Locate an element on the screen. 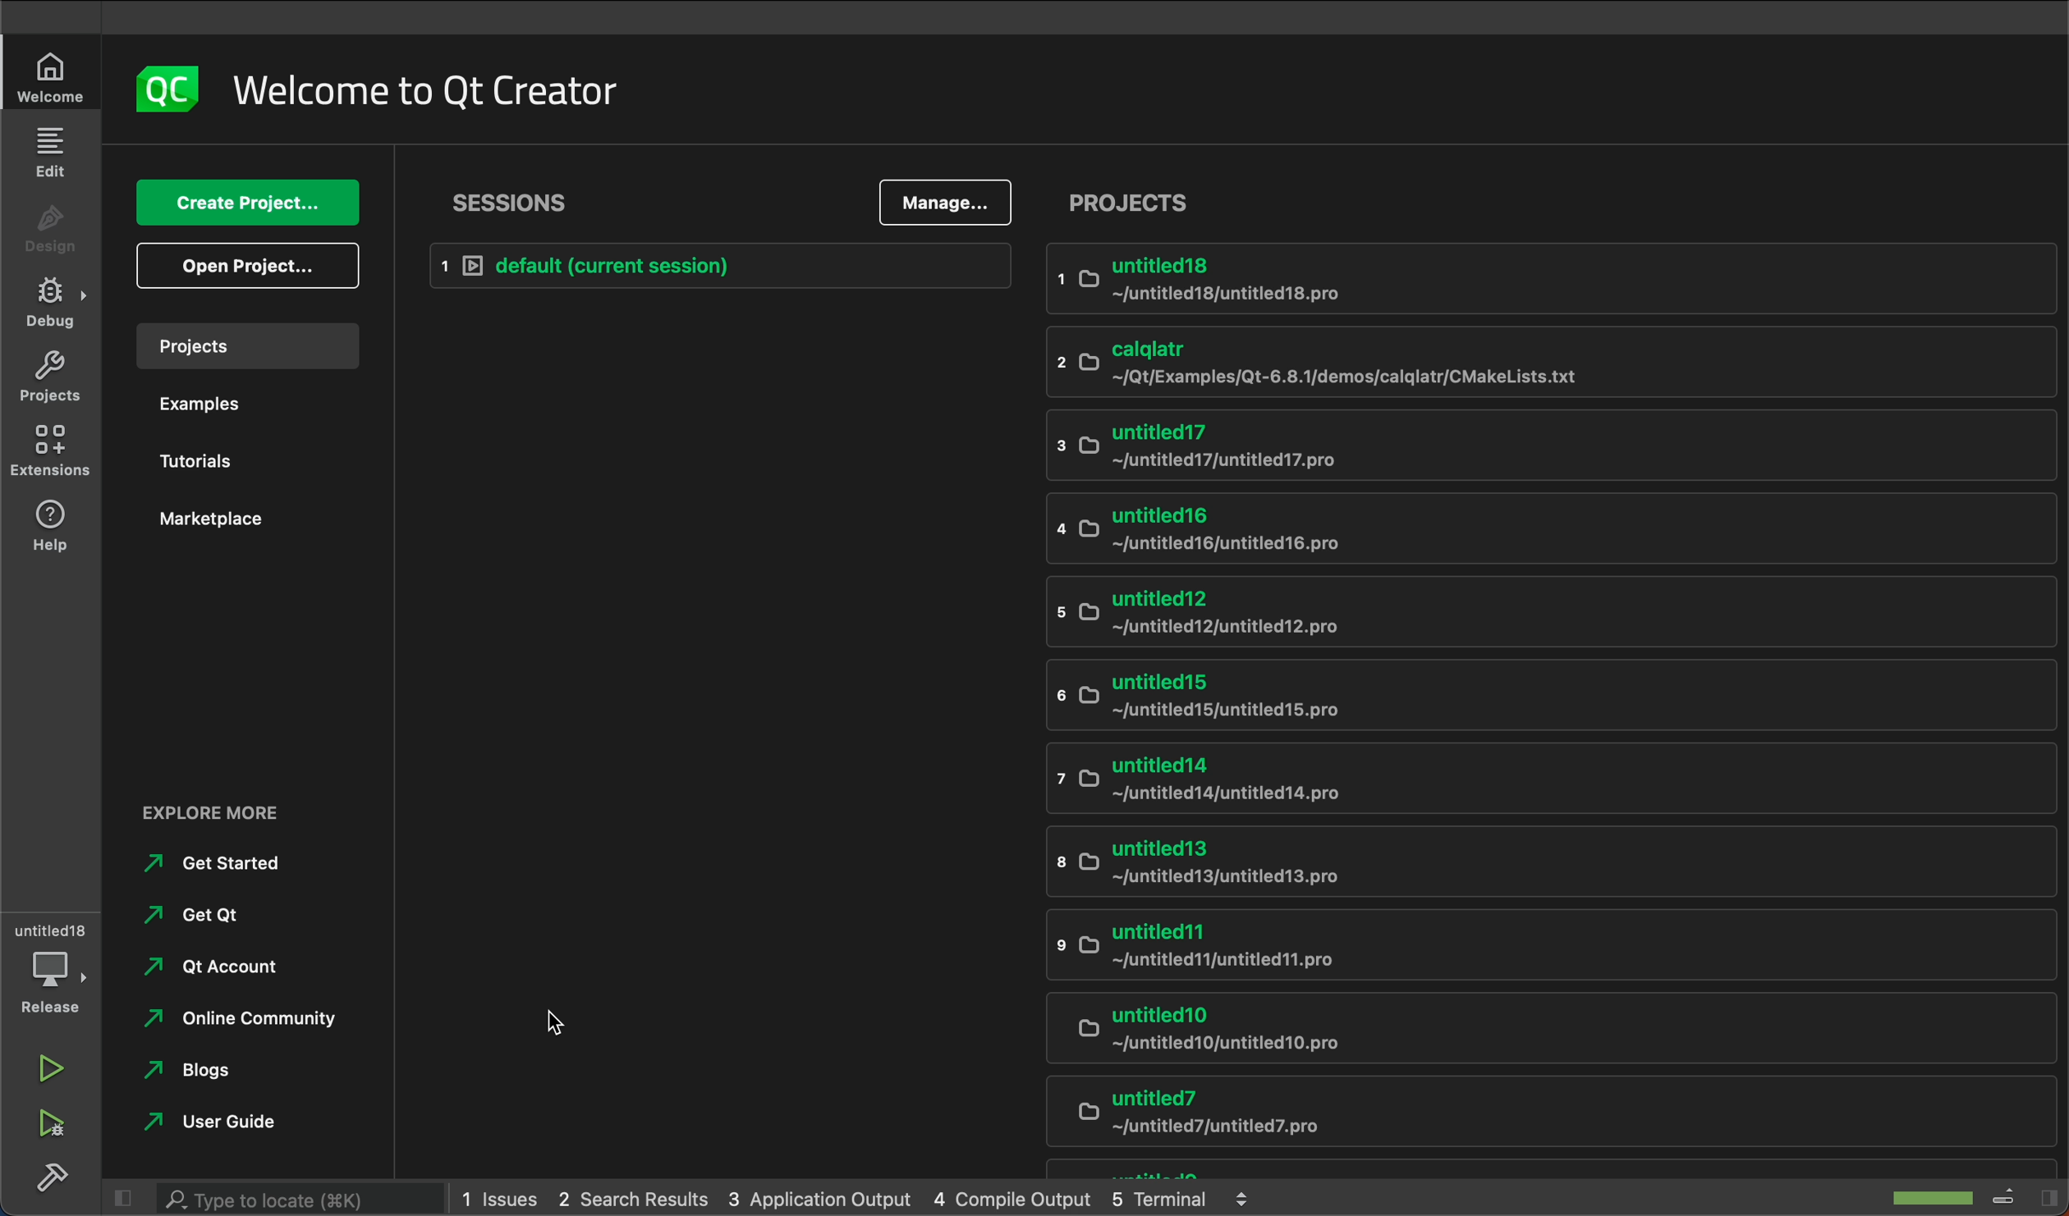  build scanning is located at coordinates (1918, 1195).